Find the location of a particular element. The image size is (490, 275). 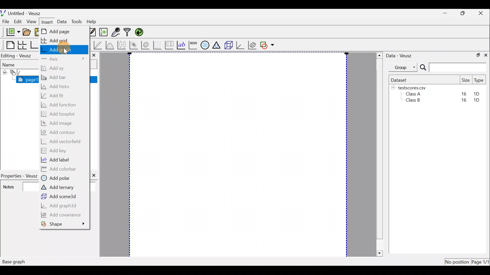

Name is located at coordinates (15, 65).